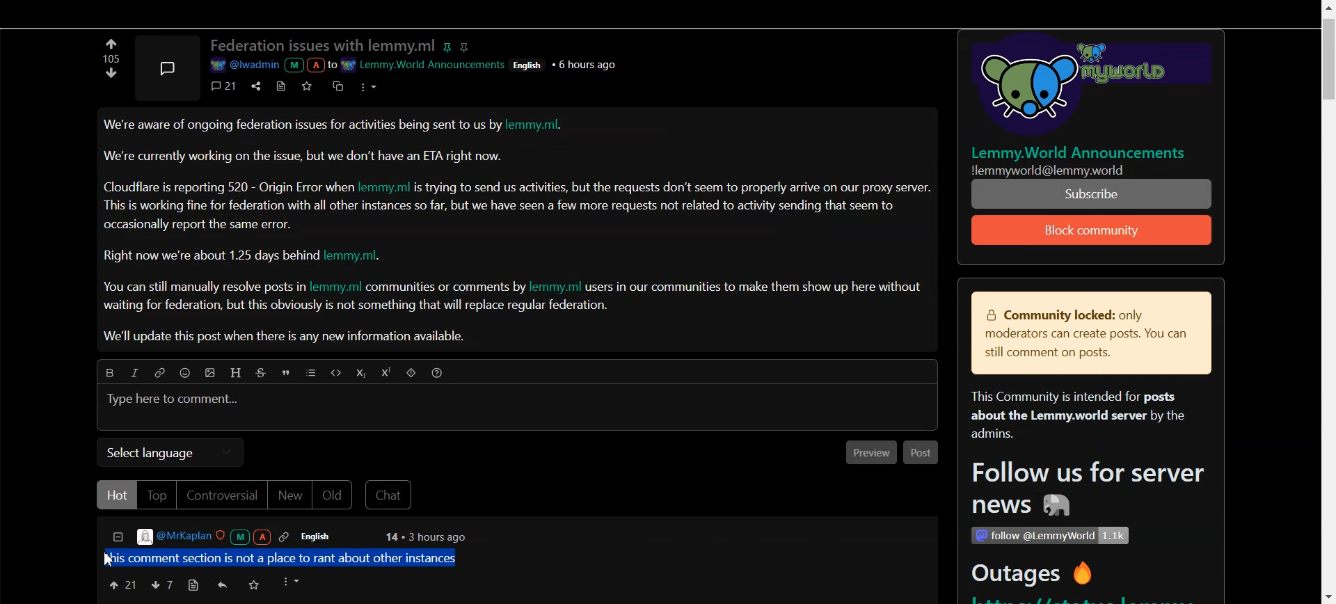 This screenshot has width=1336, height=604. What do you see at coordinates (360, 374) in the screenshot?
I see `Subscript` at bounding box center [360, 374].